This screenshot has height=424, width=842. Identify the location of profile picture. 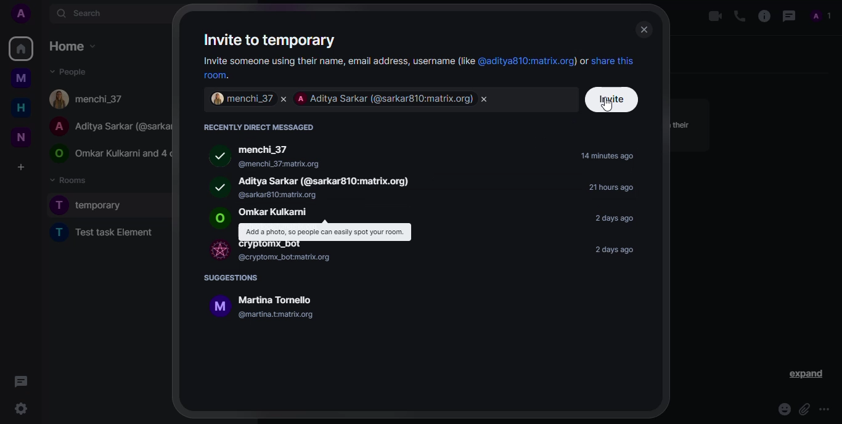
(216, 186).